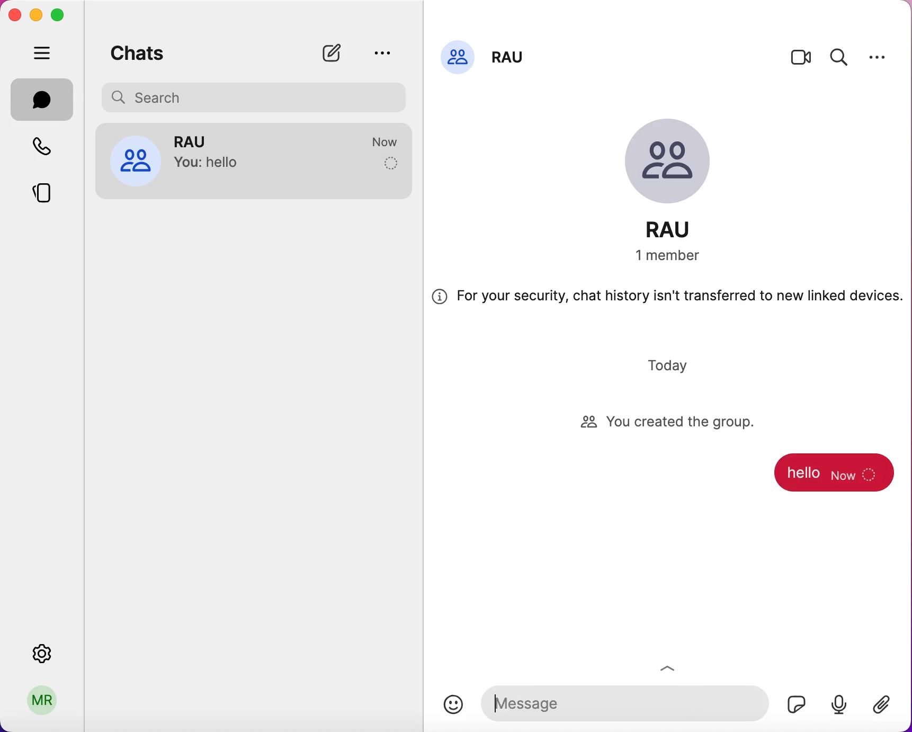 This screenshot has width=912, height=732. I want to click on view achive, so click(381, 52).